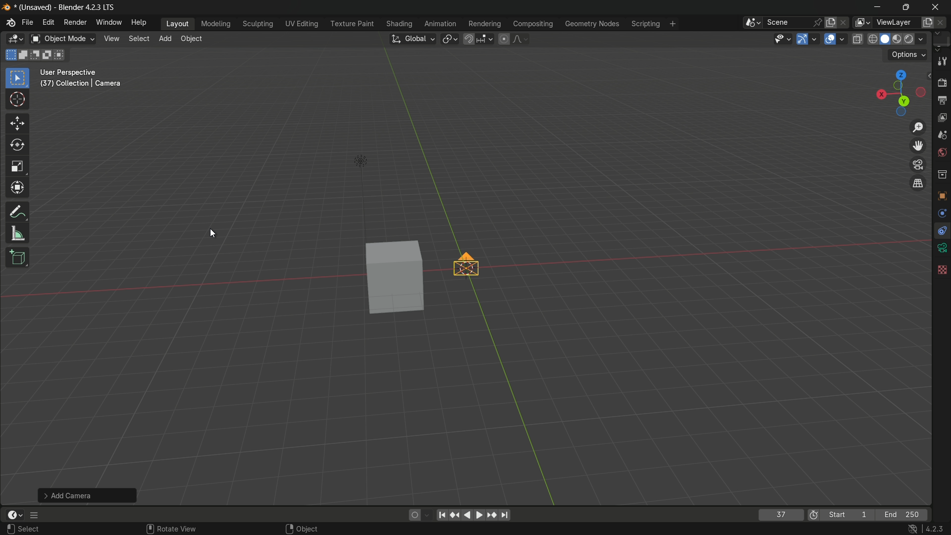 The width and height of the screenshot is (951, 535). What do you see at coordinates (942, 249) in the screenshot?
I see `video` at bounding box center [942, 249].